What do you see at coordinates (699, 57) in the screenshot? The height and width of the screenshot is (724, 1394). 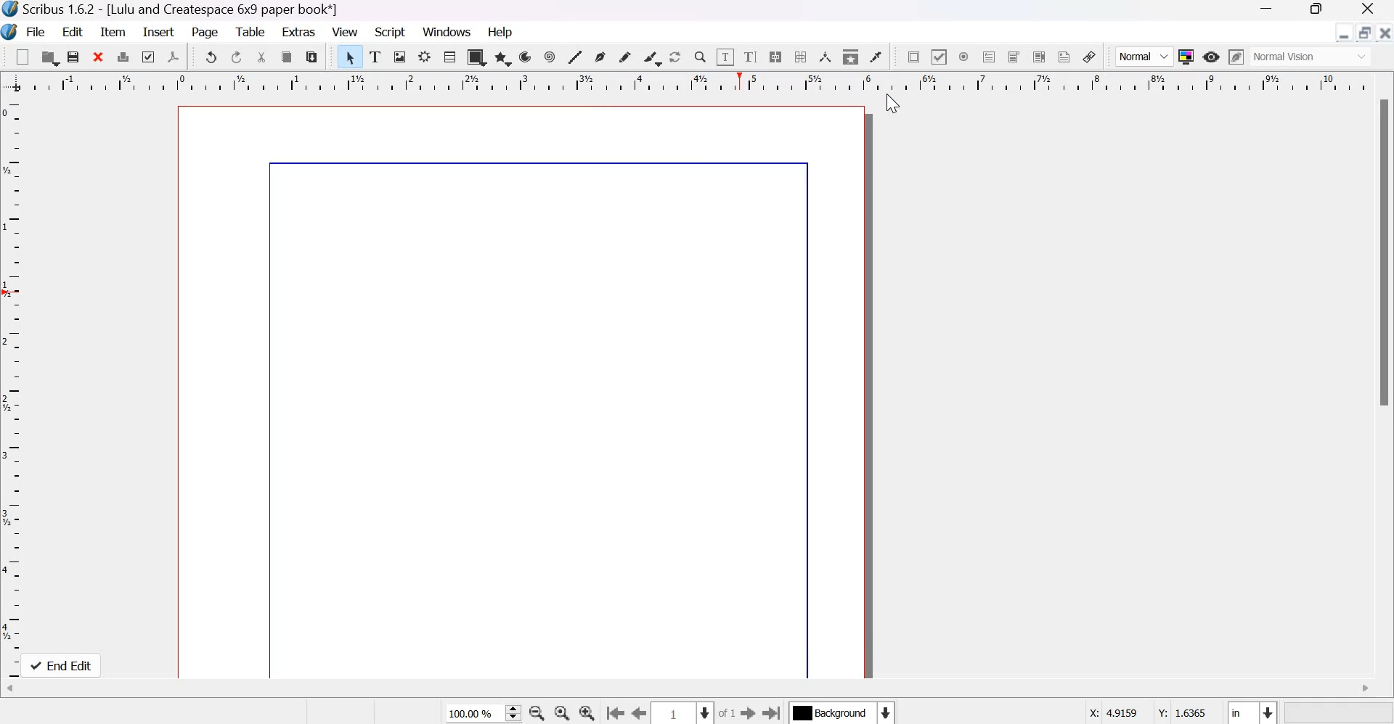 I see `Zoom in or out` at bounding box center [699, 57].